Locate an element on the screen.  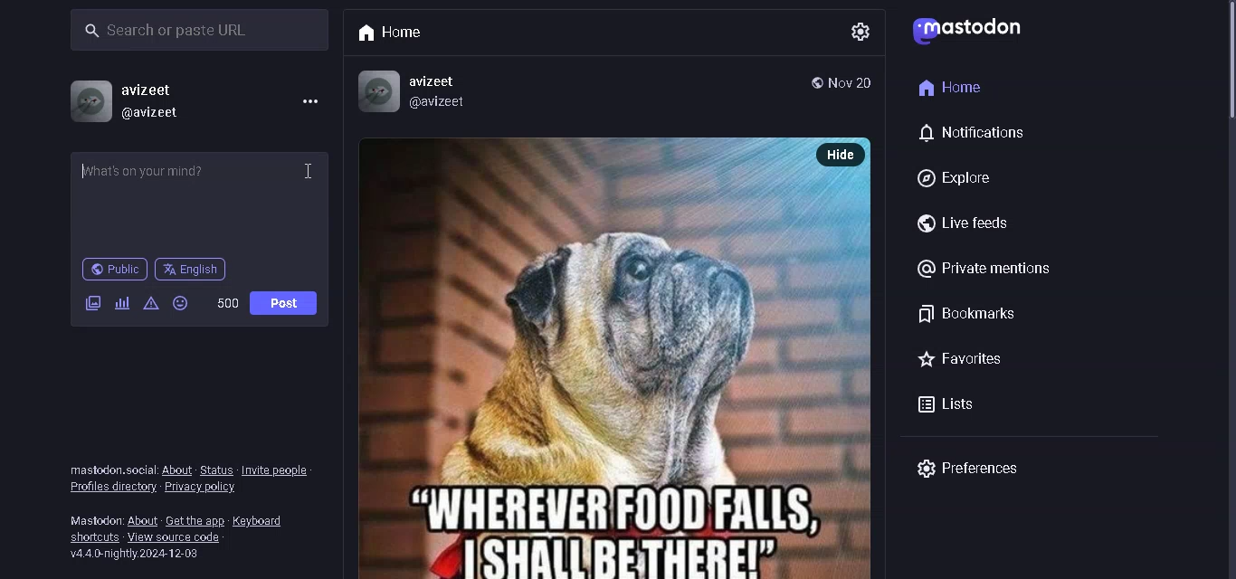
post is located at coordinates (288, 304).